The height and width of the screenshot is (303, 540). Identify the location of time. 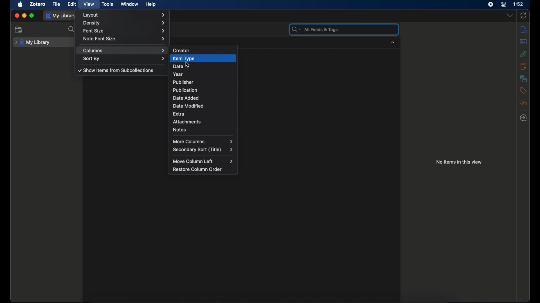
(518, 4).